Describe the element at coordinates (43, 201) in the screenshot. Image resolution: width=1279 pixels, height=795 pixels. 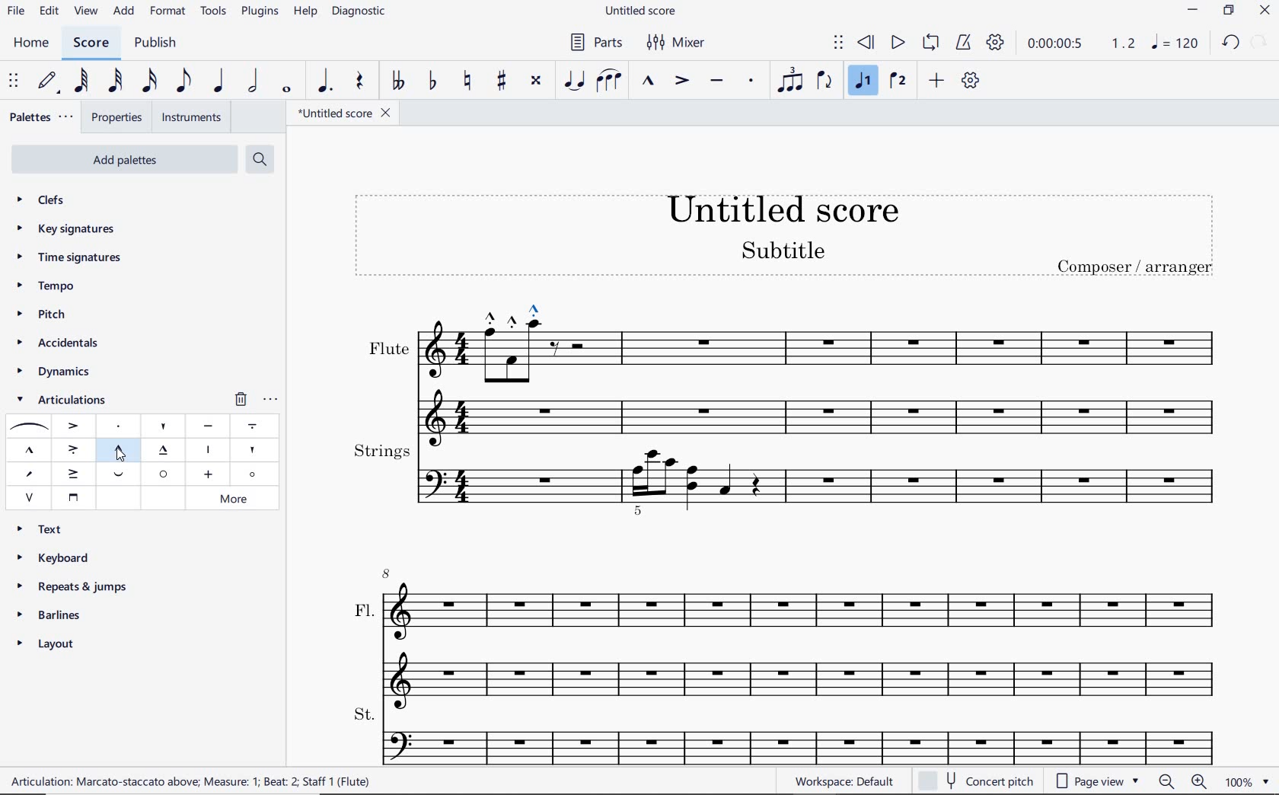
I see `clefs` at that location.